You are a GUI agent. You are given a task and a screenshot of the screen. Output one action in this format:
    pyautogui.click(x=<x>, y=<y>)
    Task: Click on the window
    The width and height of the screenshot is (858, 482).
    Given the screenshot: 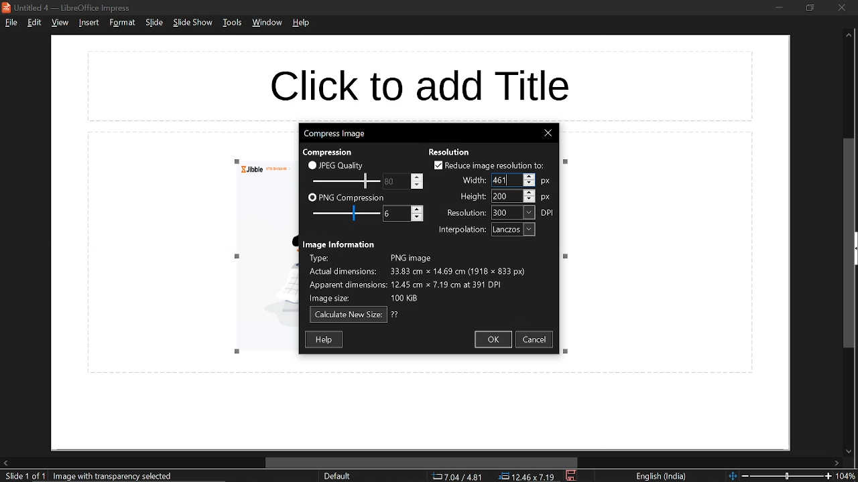 What is the action you would take?
    pyautogui.click(x=266, y=24)
    